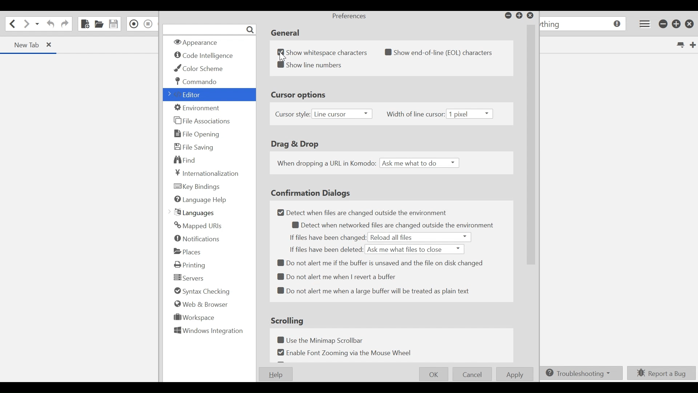 This screenshot has width=698, height=393. I want to click on Cursor, so click(284, 58).